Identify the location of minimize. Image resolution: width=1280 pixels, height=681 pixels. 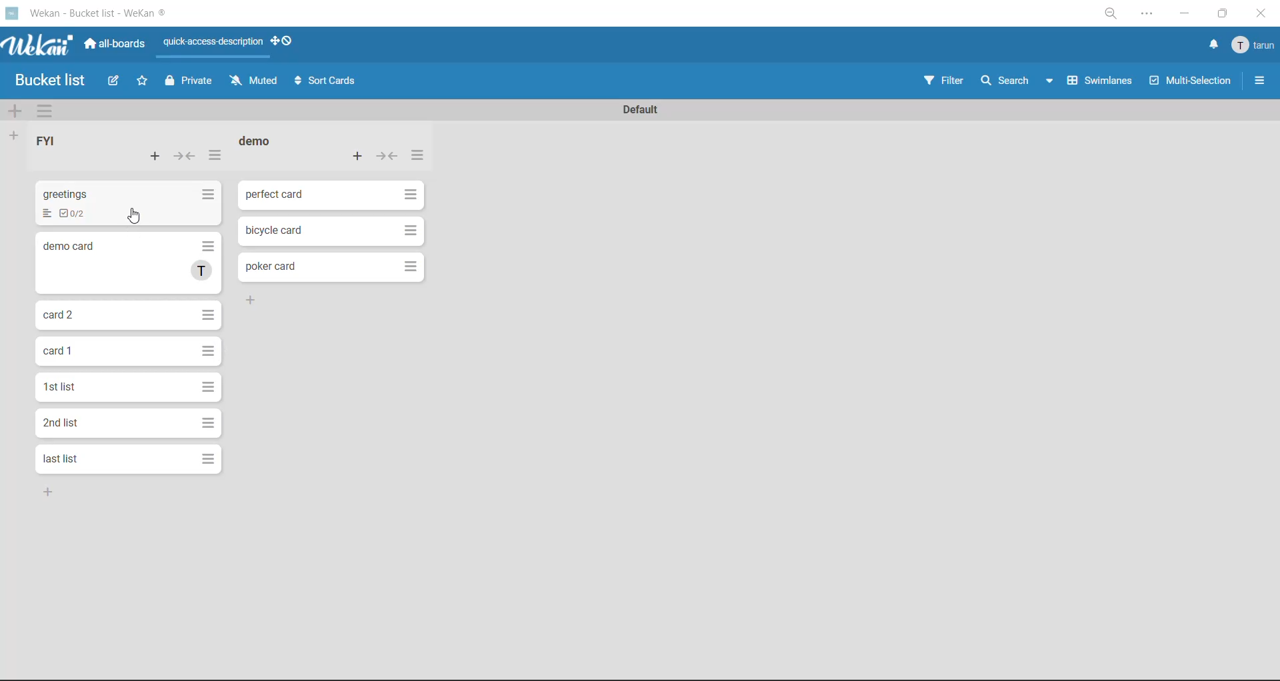
(1187, 15).